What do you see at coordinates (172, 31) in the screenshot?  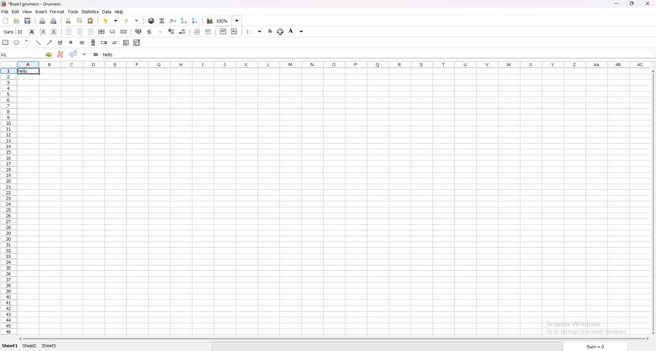 I see `increase decimals` at bounding box center [172, 31].